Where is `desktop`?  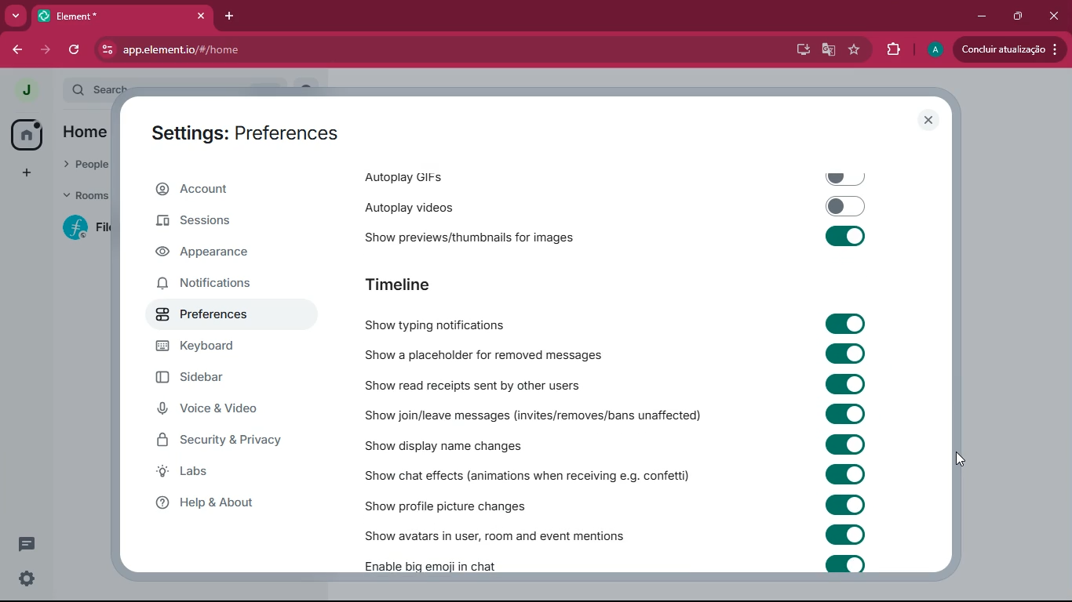 desktop is located at coordinates (800, 49).